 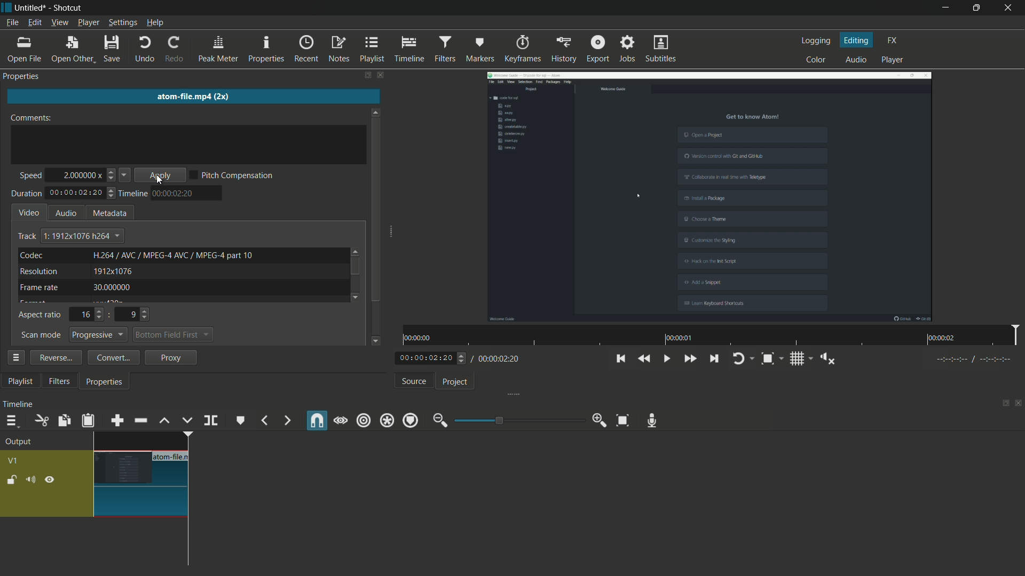 What do you see at coordinates (816, 60) in the screenshot?
I see `color` at bounding box center [816, 60].